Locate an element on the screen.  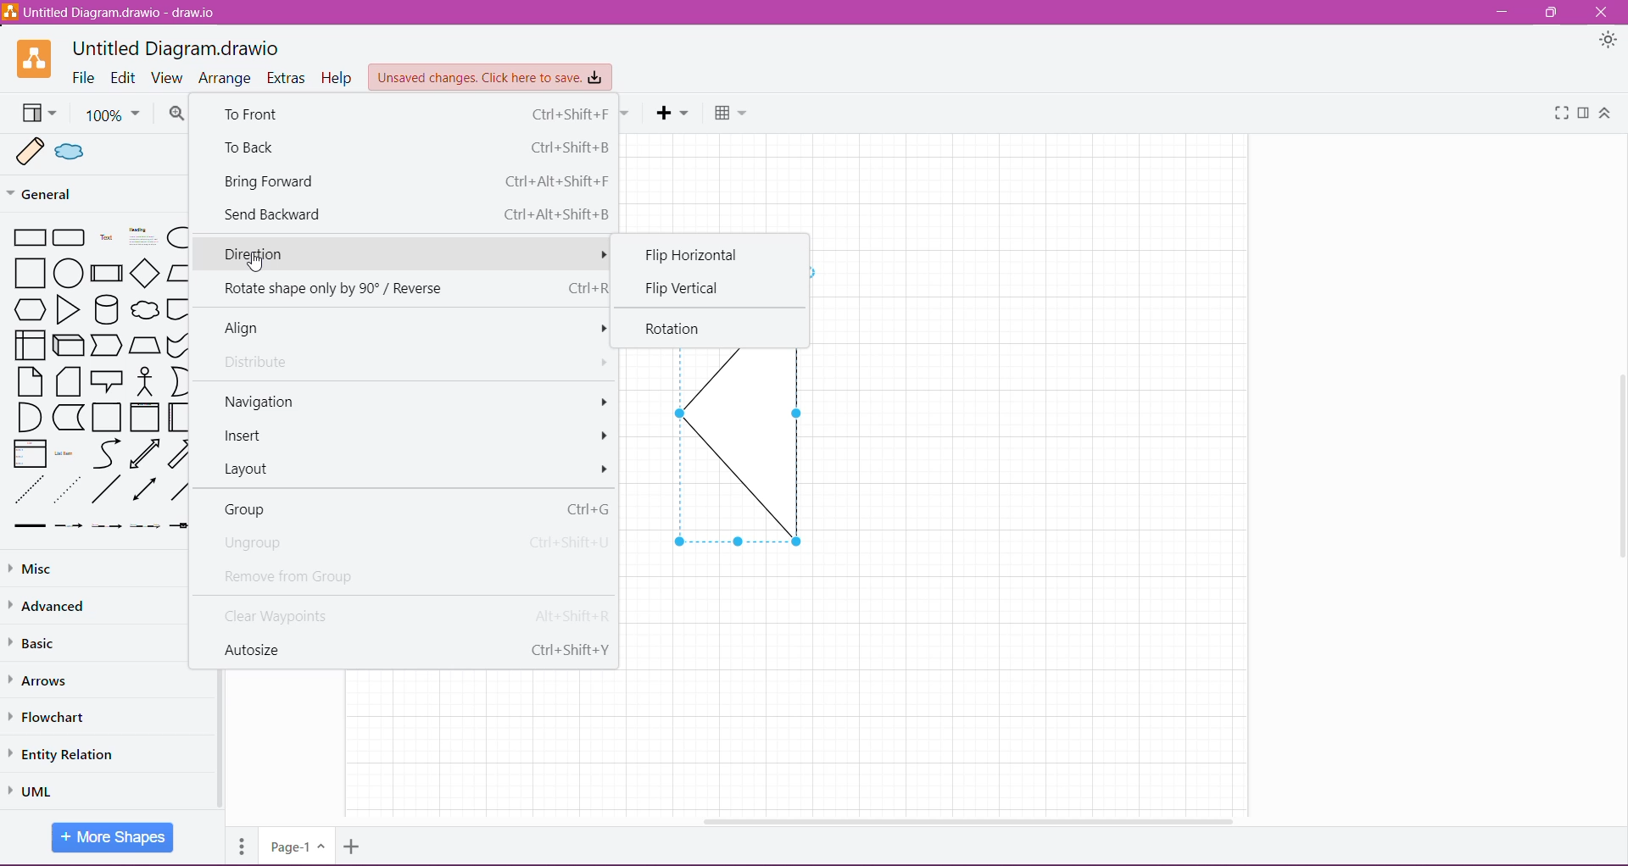
Extras is located at coordinates (286, 79).